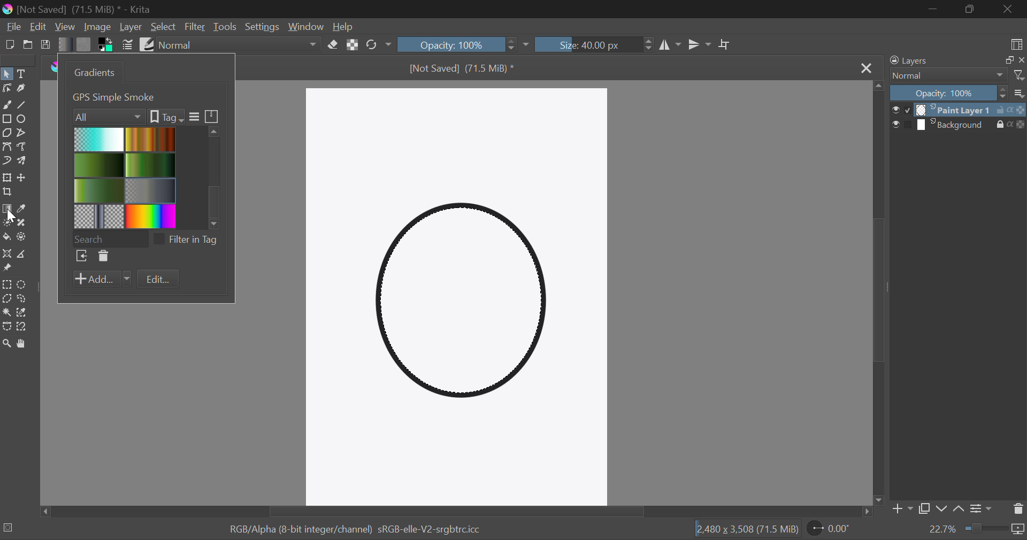 The image size is (1027, 540). I want to click on Brush Settings, so click(128, 45).